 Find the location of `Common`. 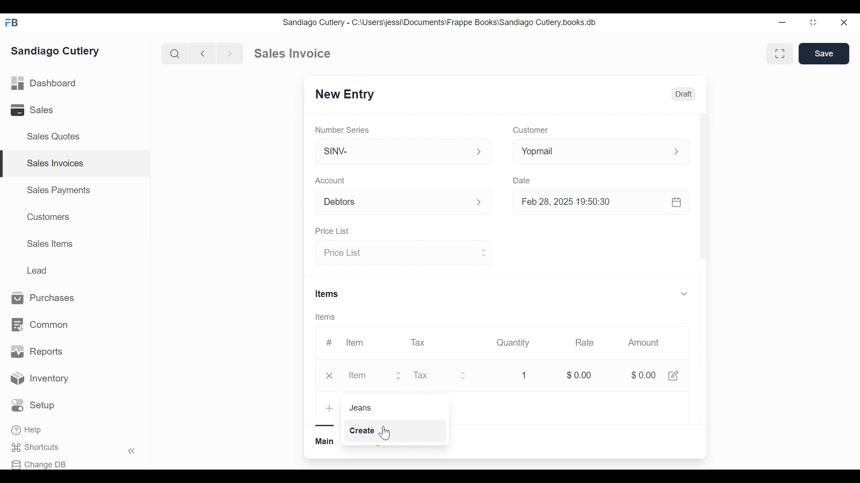

Common is located at coordinates (41, 325).